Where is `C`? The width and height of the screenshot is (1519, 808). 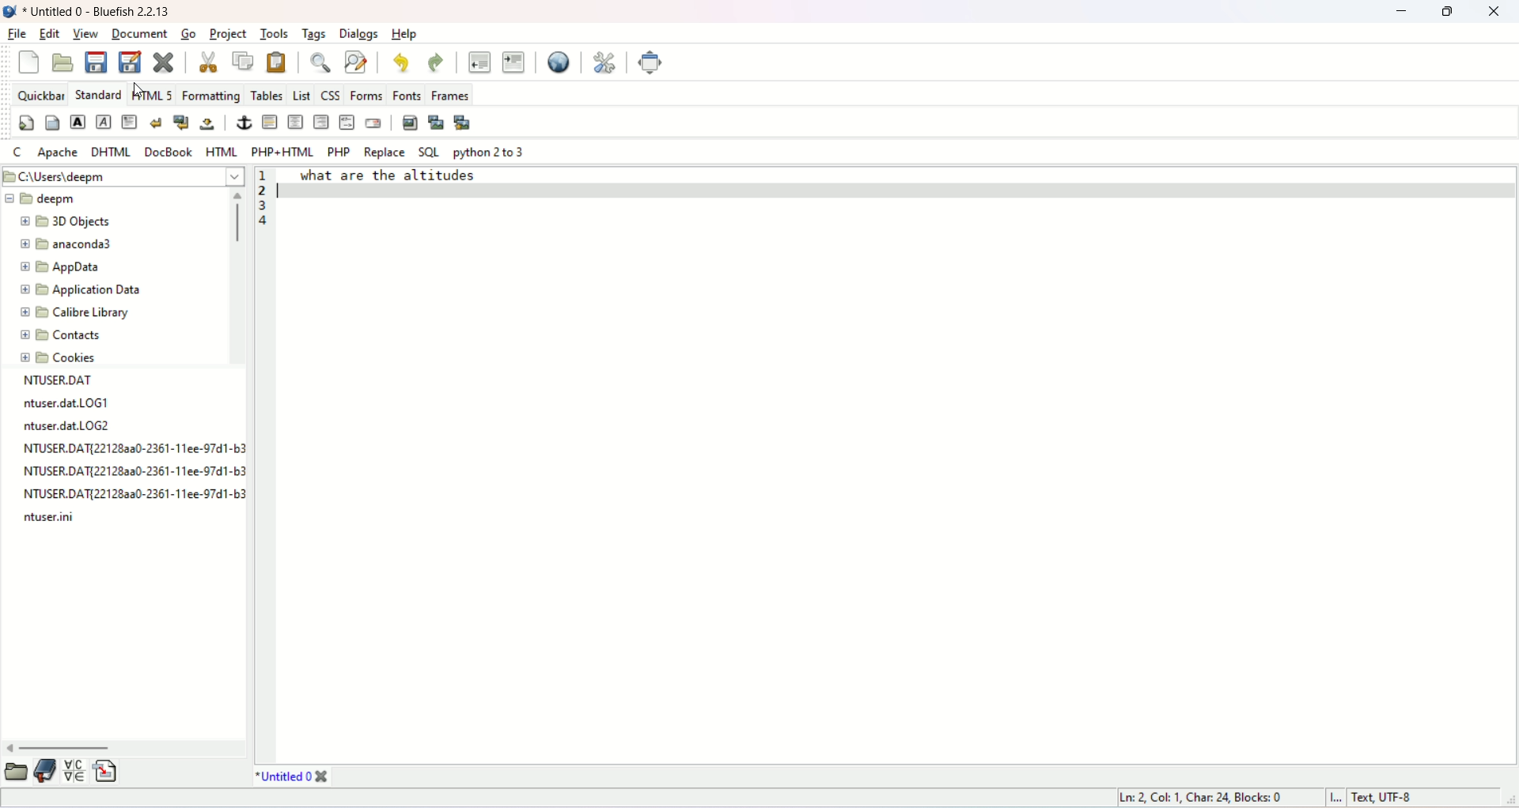
C is located at coordinates (16, 152).